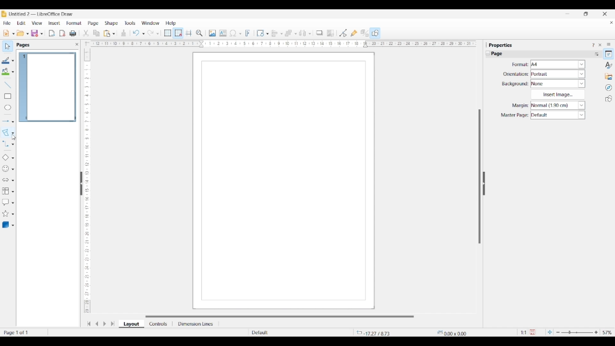 The height and width of the screenshot is (346, 615). Describe the element at coordinates (168, 33) in the screenshot. I see `Display grid` at that location.